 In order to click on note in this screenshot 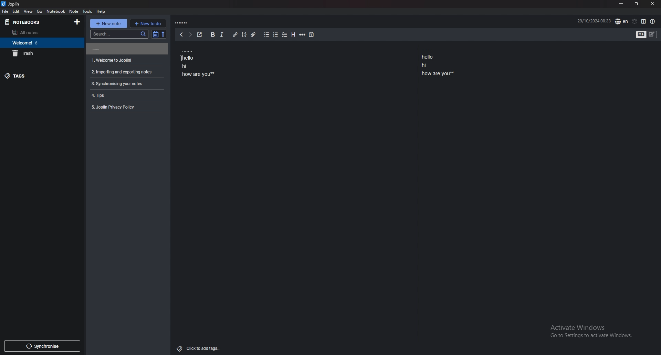, I will do `click(126, 84)`.